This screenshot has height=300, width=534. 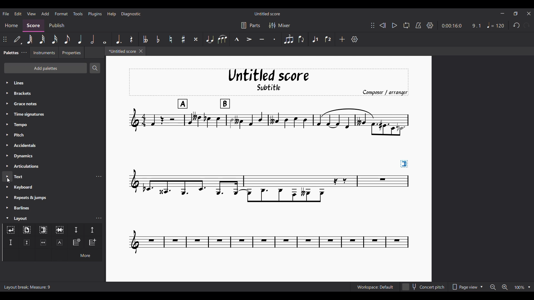 What do you see at coordinates (249, 39) in the screenshot?
I see `Accent` at bounding box center [249, 39].